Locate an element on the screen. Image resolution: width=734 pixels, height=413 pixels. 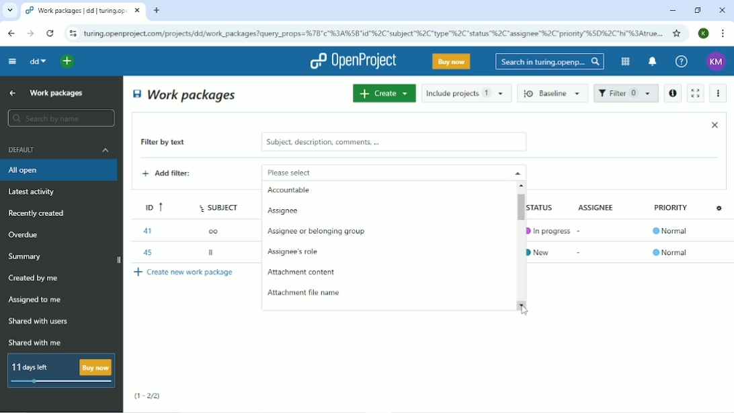
Assigned to me is located at coordinates (36, 300).